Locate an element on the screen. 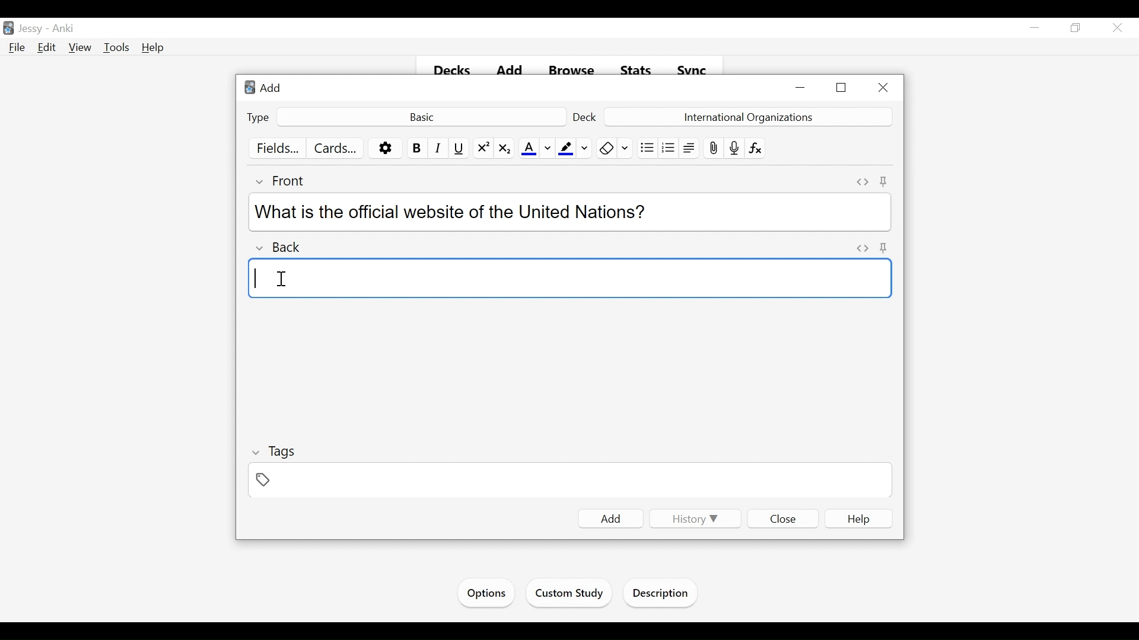 This screenshot has height=640, width=1139. Basic is located at coordinates (422, 117).